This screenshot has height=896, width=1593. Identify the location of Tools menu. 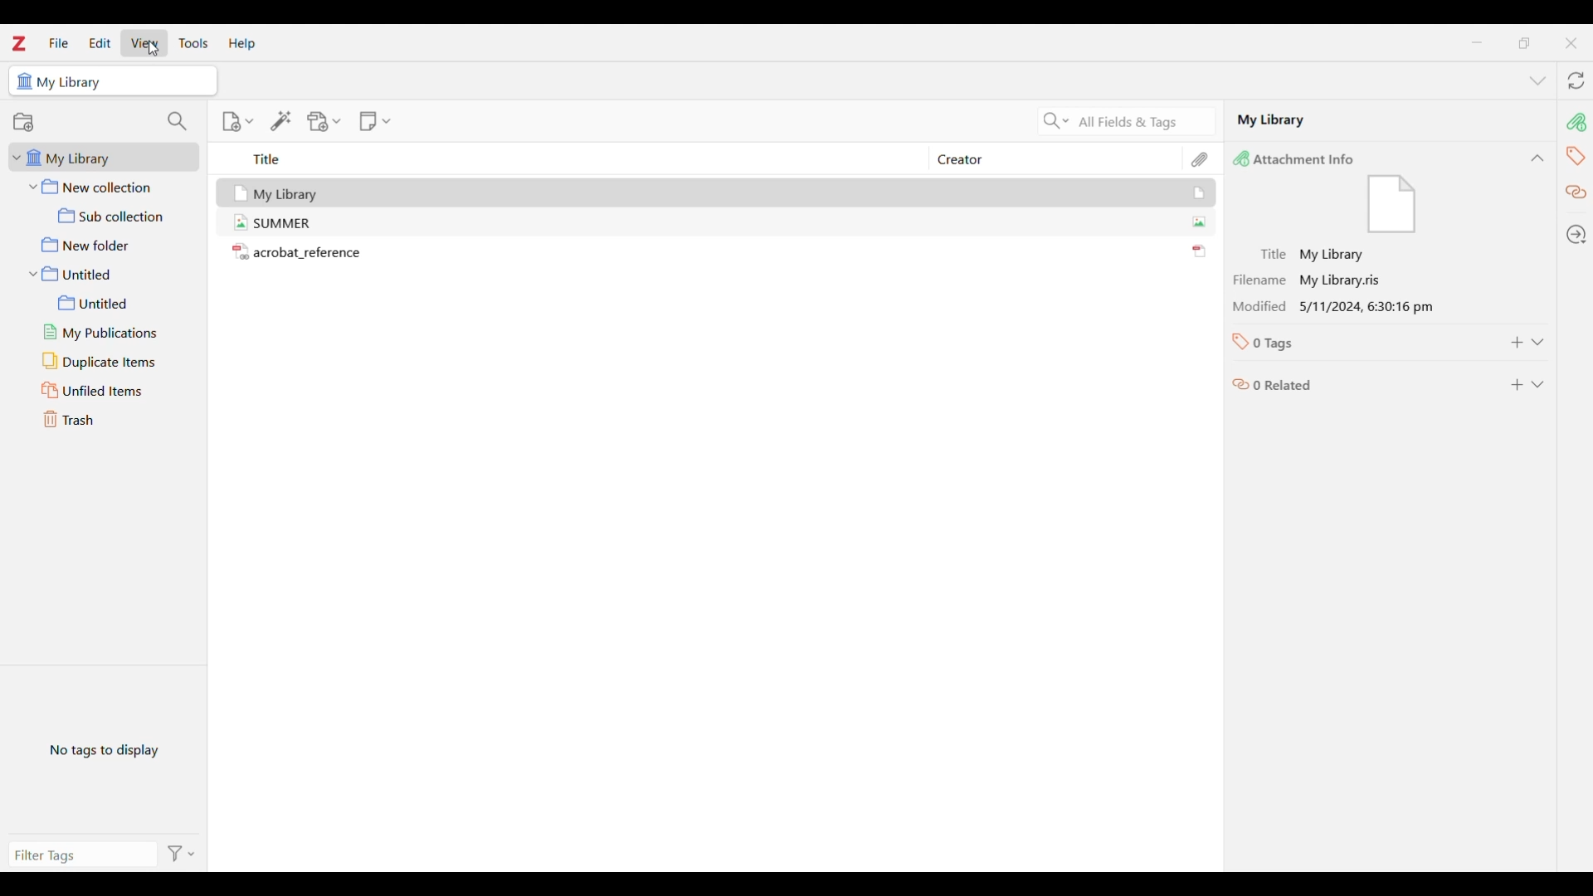
(194, 43).